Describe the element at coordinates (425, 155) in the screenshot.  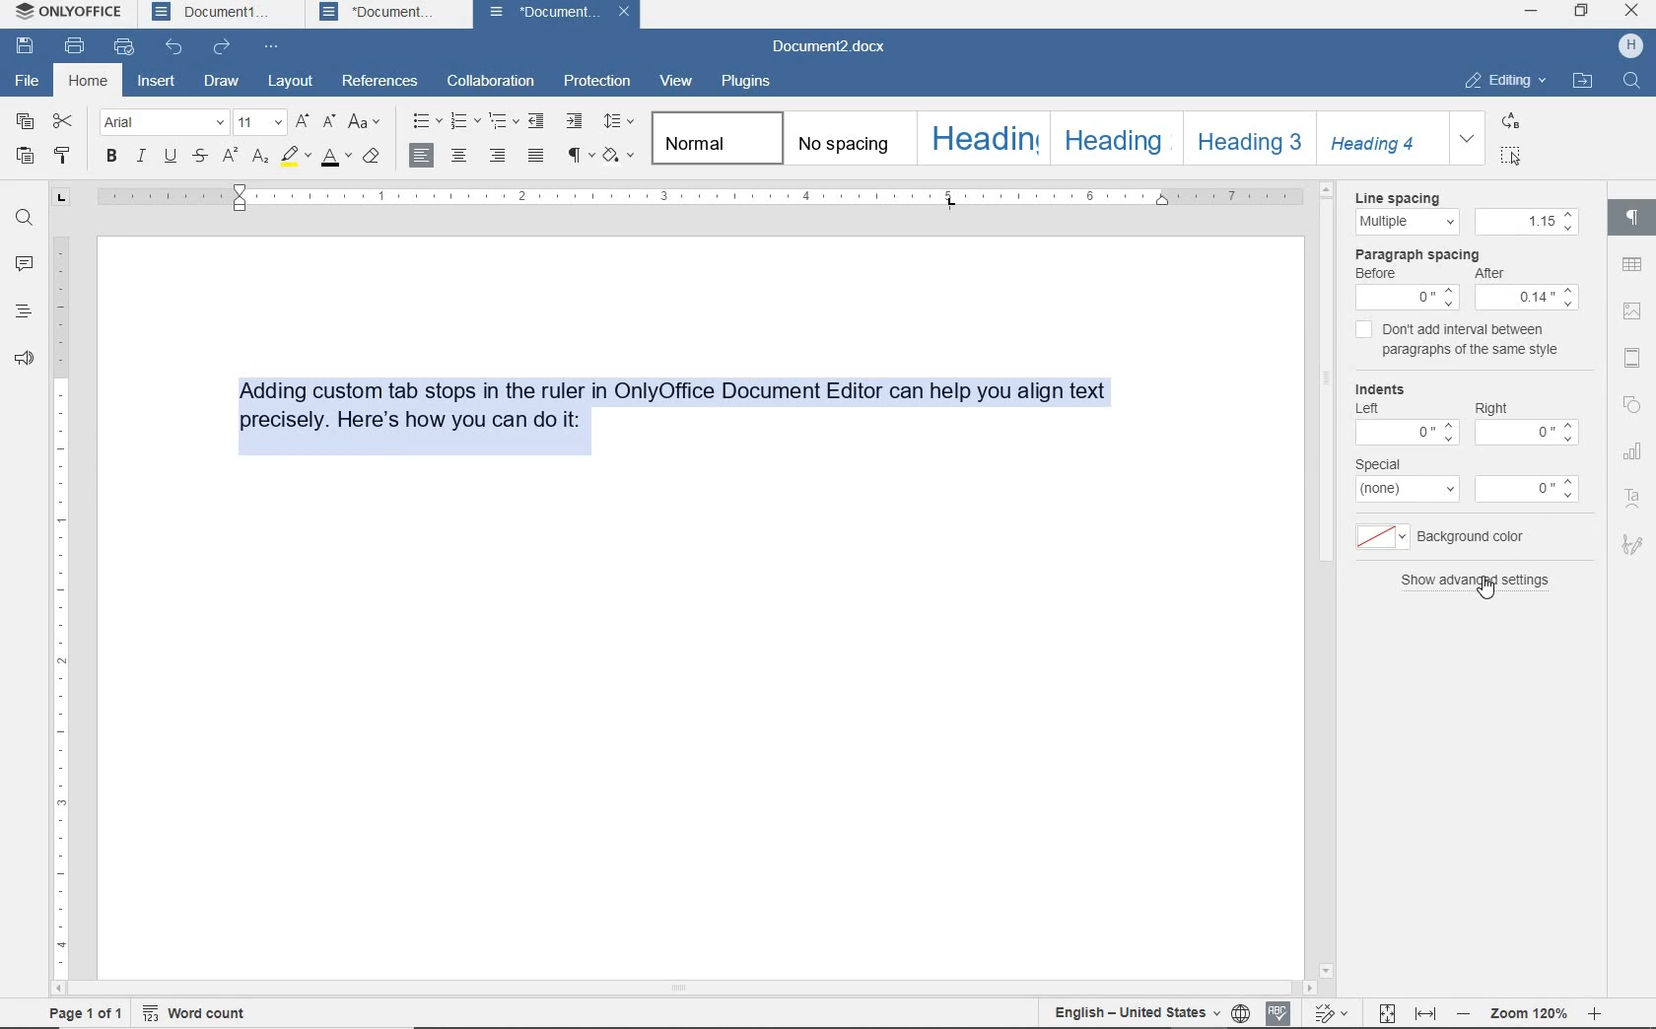
I see `align right` at that location.